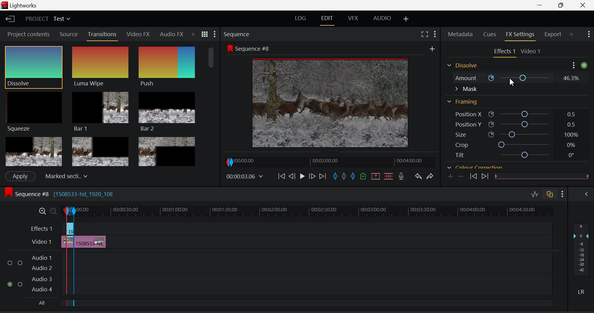 This screenshot has height=313, width=594. Describe the element at coordinates (215, 34) in the screenshot. I see `Show Settings` at that location.